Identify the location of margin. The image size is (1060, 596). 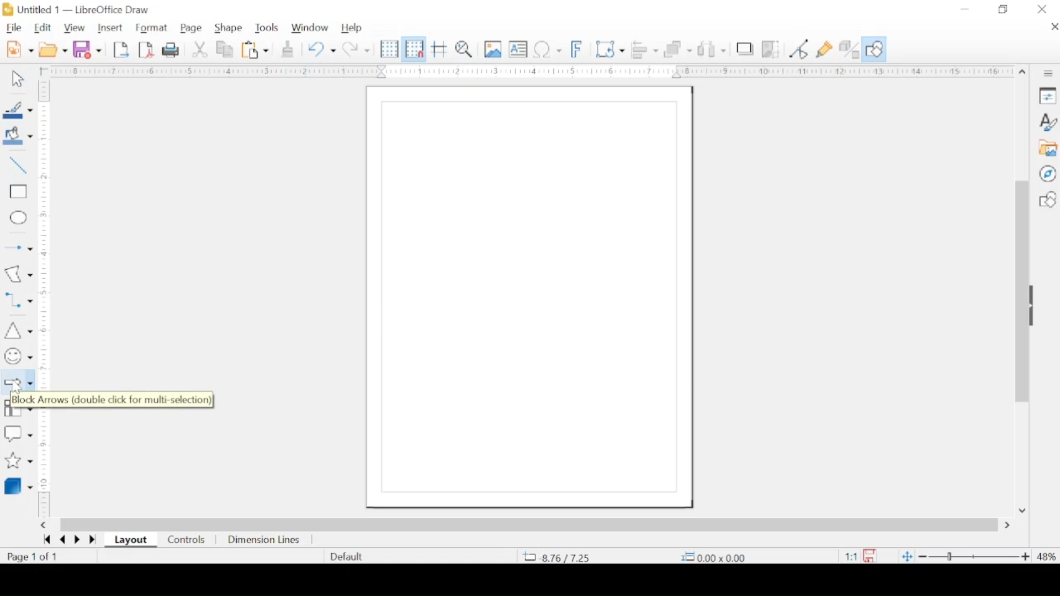
(46, 236).